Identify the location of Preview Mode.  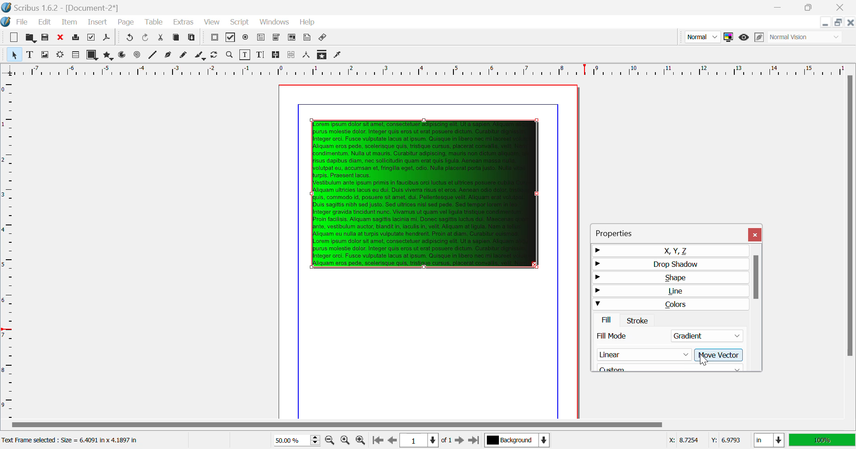
(744, 38).